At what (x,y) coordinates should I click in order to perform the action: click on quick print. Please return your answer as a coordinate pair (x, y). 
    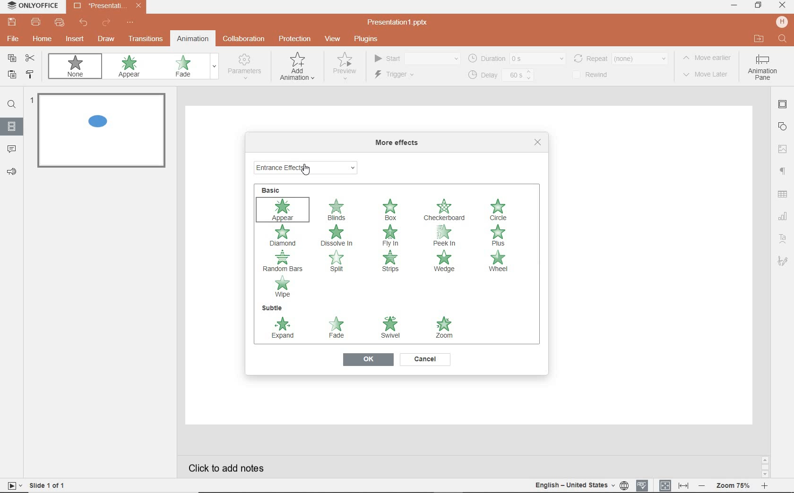
    Looking at the image, I should click on (60, 24).